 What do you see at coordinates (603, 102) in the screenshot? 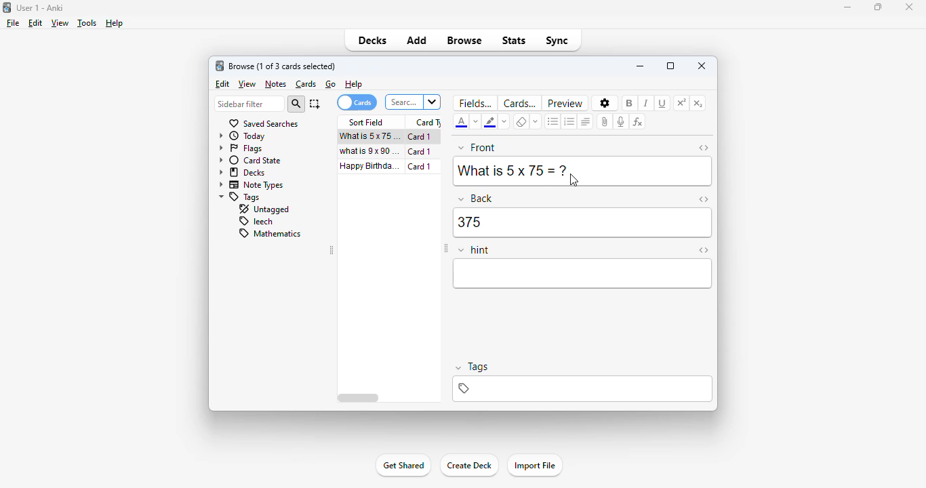
I see `options` at bounding box center [603, 102].